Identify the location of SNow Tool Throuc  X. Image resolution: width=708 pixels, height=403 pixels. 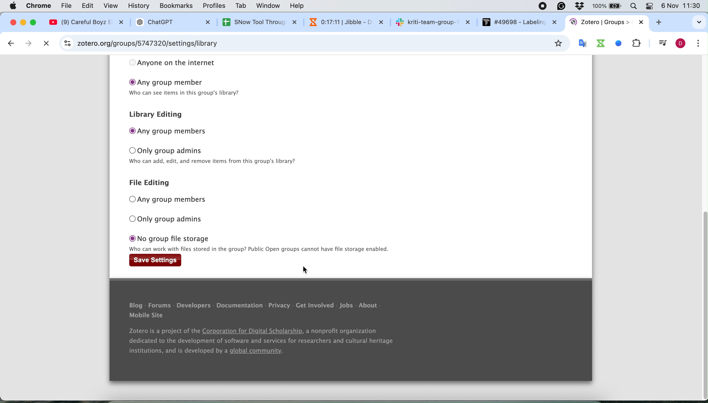
(255, 22).